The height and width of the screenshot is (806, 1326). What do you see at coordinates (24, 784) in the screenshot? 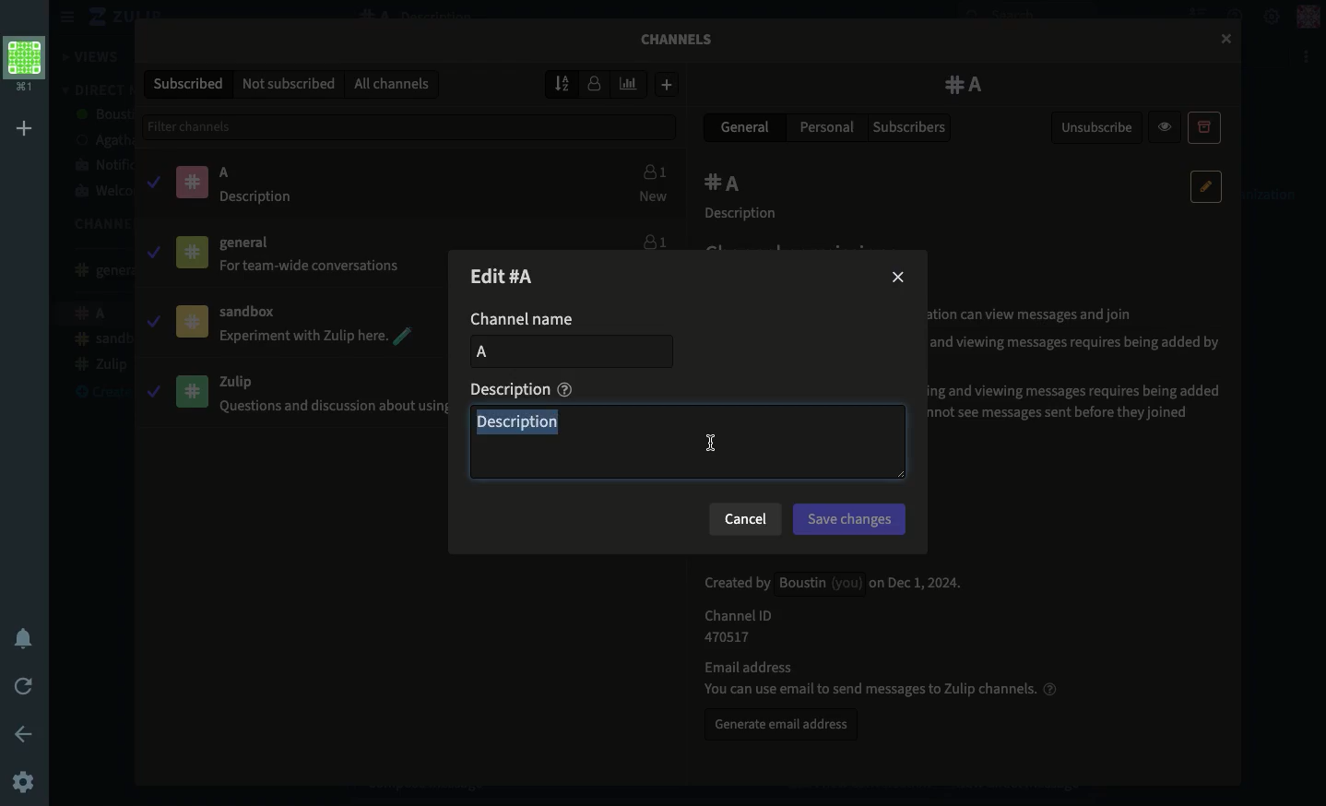
I see `Settings` at bounding box center [24, 784].